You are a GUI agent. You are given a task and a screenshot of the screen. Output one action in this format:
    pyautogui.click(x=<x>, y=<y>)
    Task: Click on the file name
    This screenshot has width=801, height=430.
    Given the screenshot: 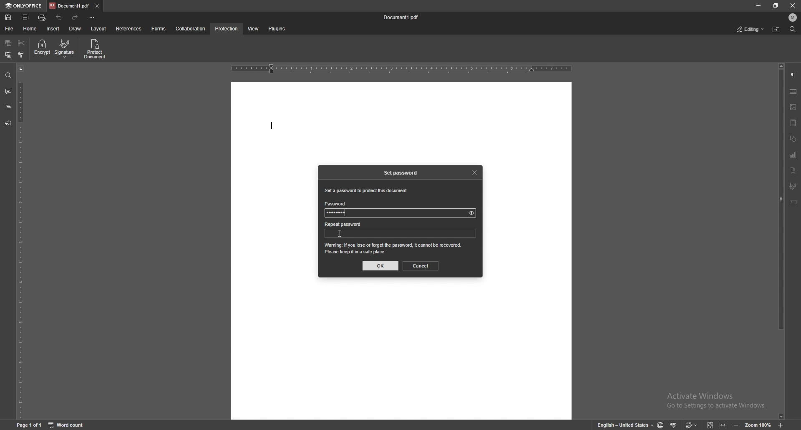 What is the action you would take?
    pyautogui.click(x=402, y=17)
    